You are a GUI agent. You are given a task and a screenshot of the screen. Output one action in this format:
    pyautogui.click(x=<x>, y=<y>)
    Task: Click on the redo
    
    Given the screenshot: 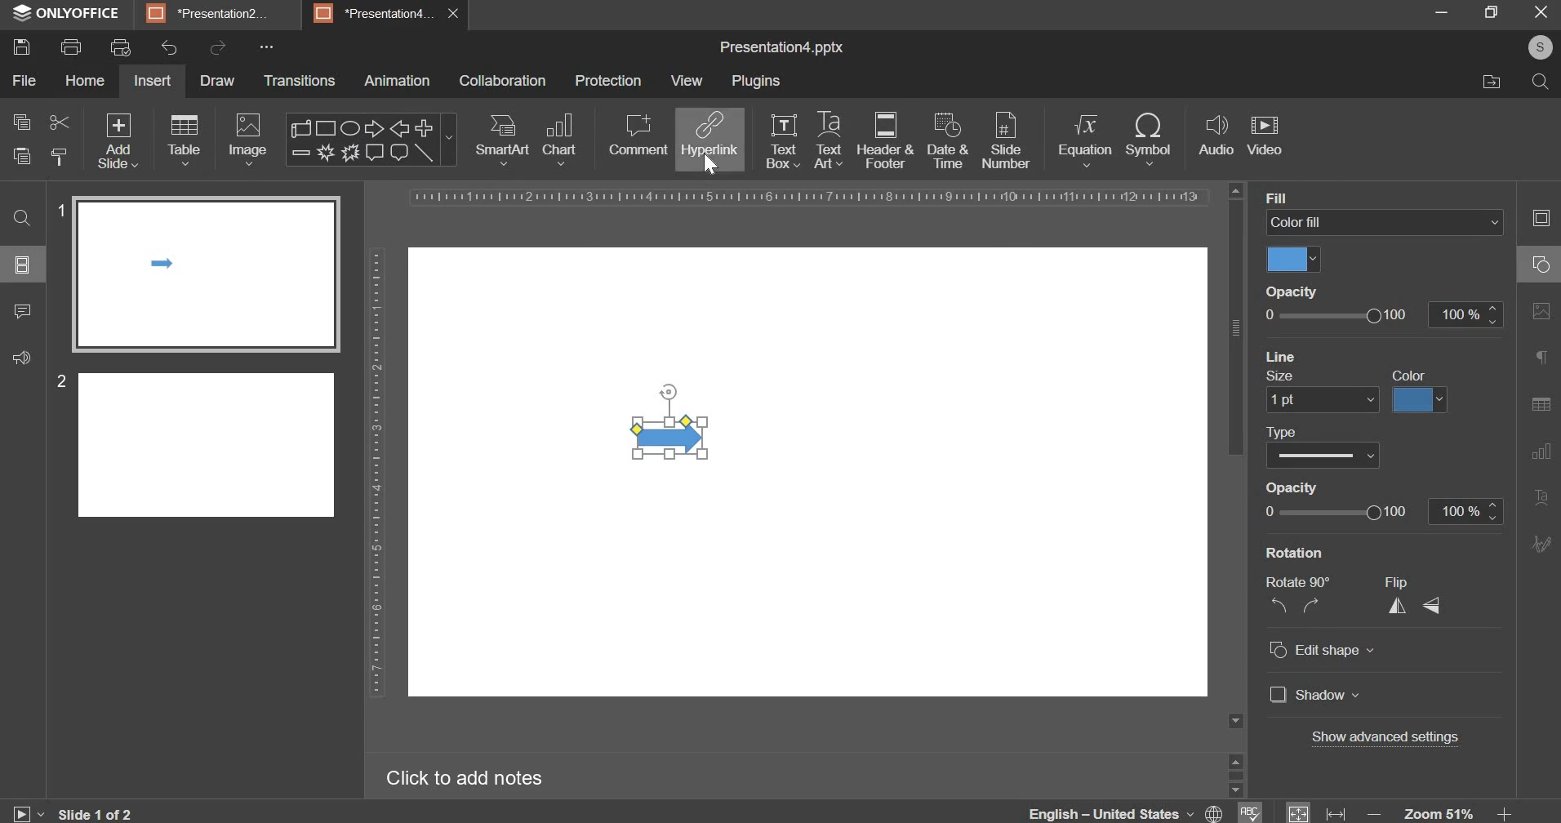 What is the action you would take?
    pyautogui.click(x=218, y=47)
    